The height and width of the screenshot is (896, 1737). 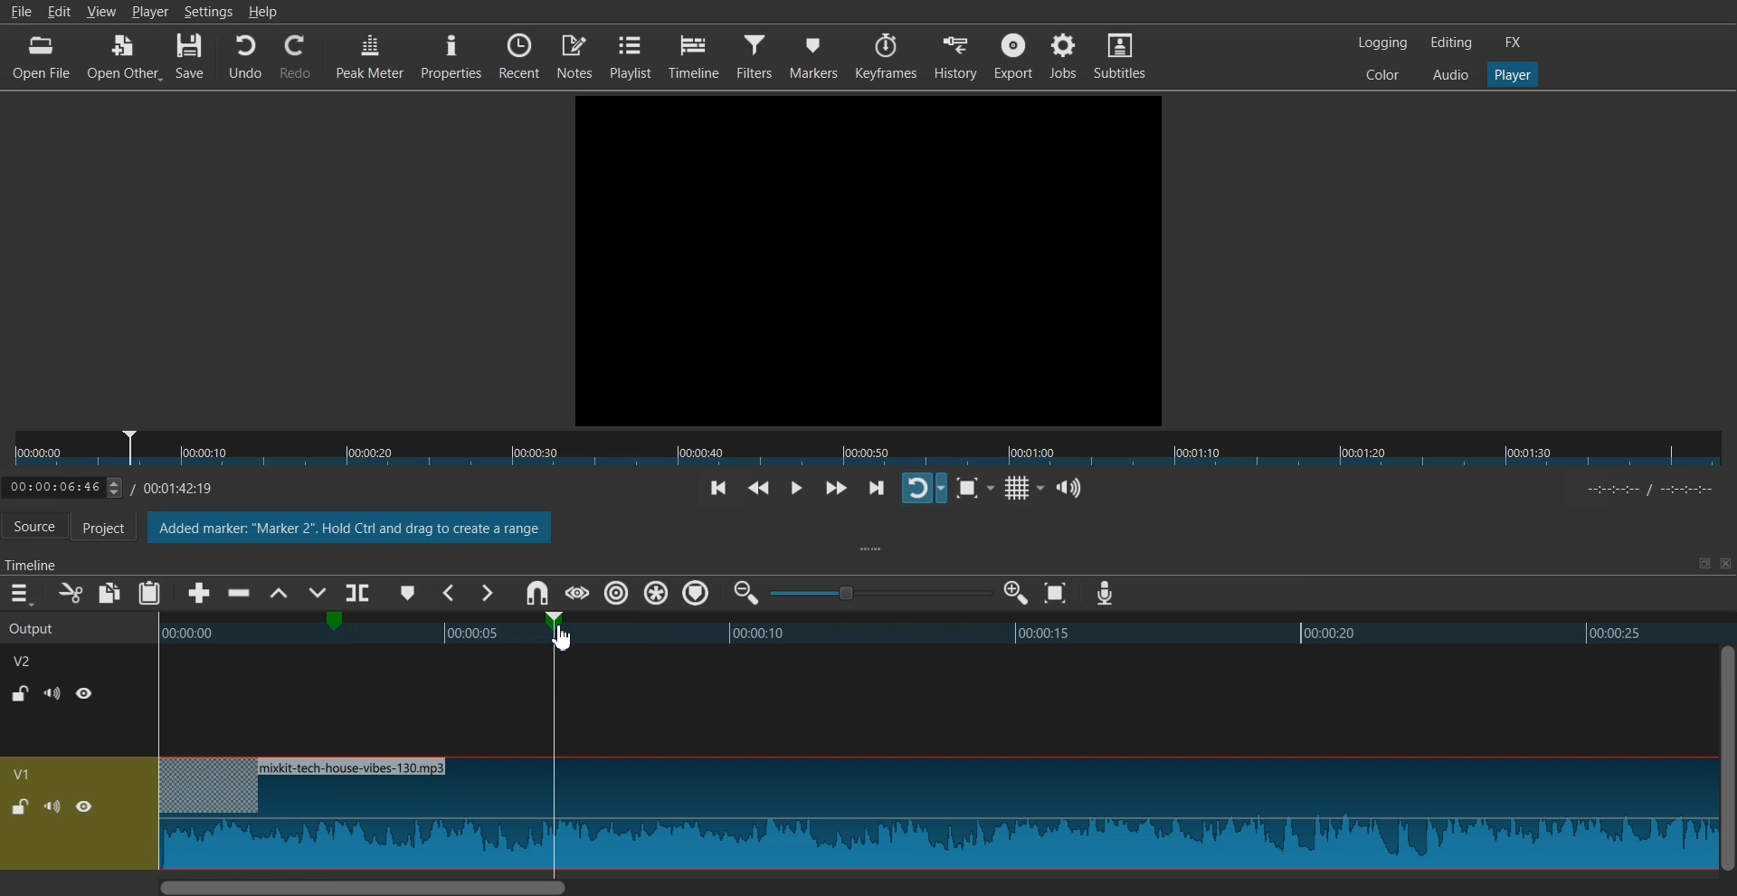 What do you see at coordinates (1451, 42) in the screenshot?
I see `Editing` at bounding box center [1451, 42].